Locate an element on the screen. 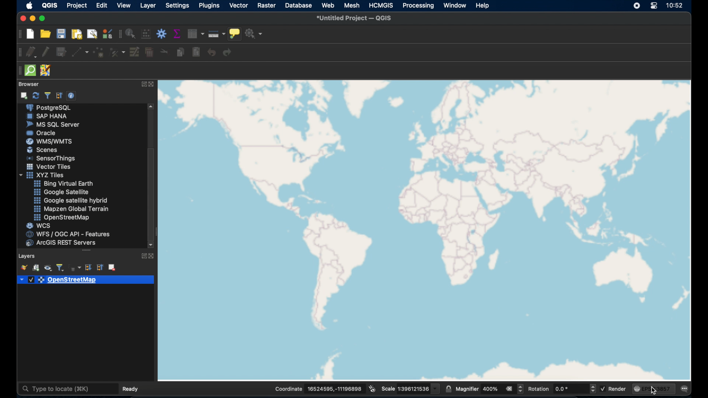 This screenshot has width=708, height=398. ms sql server is located at coordinates (55, 125).